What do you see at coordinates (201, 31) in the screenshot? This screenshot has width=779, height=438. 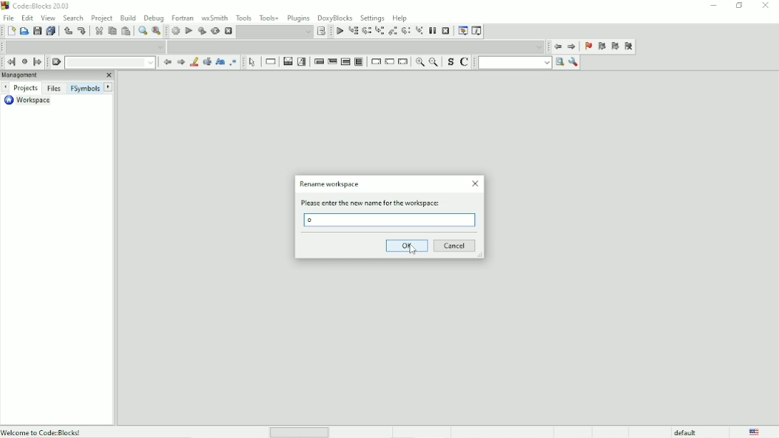 I see `Build and run` at bounding box center [201, 31].